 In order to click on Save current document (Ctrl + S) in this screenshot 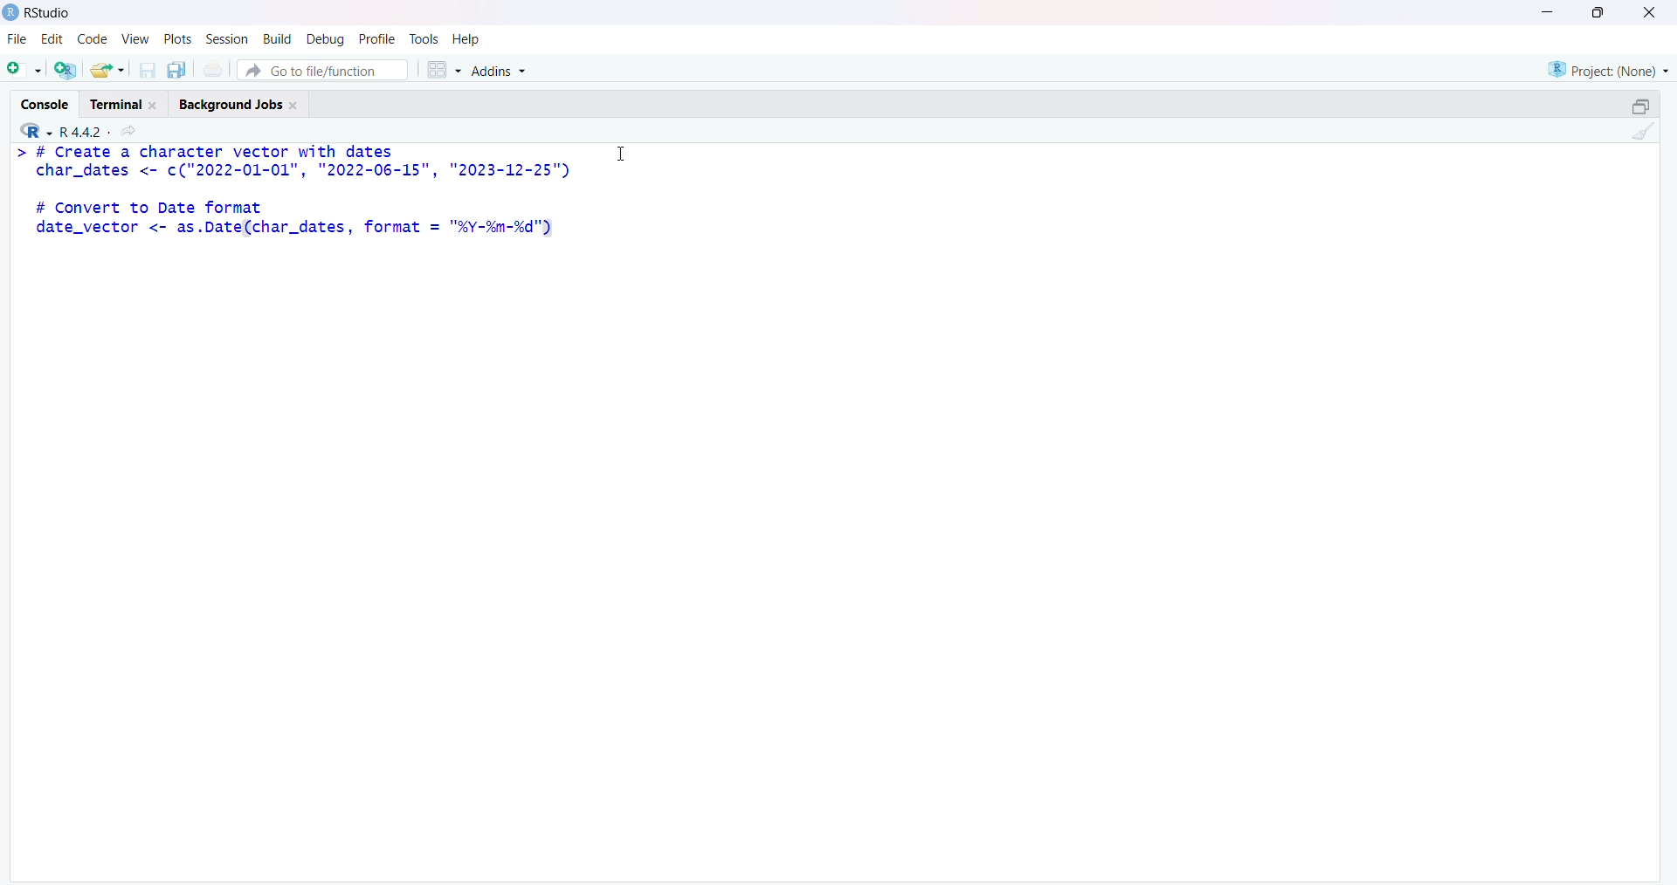, I will do `click(151, 66)`.